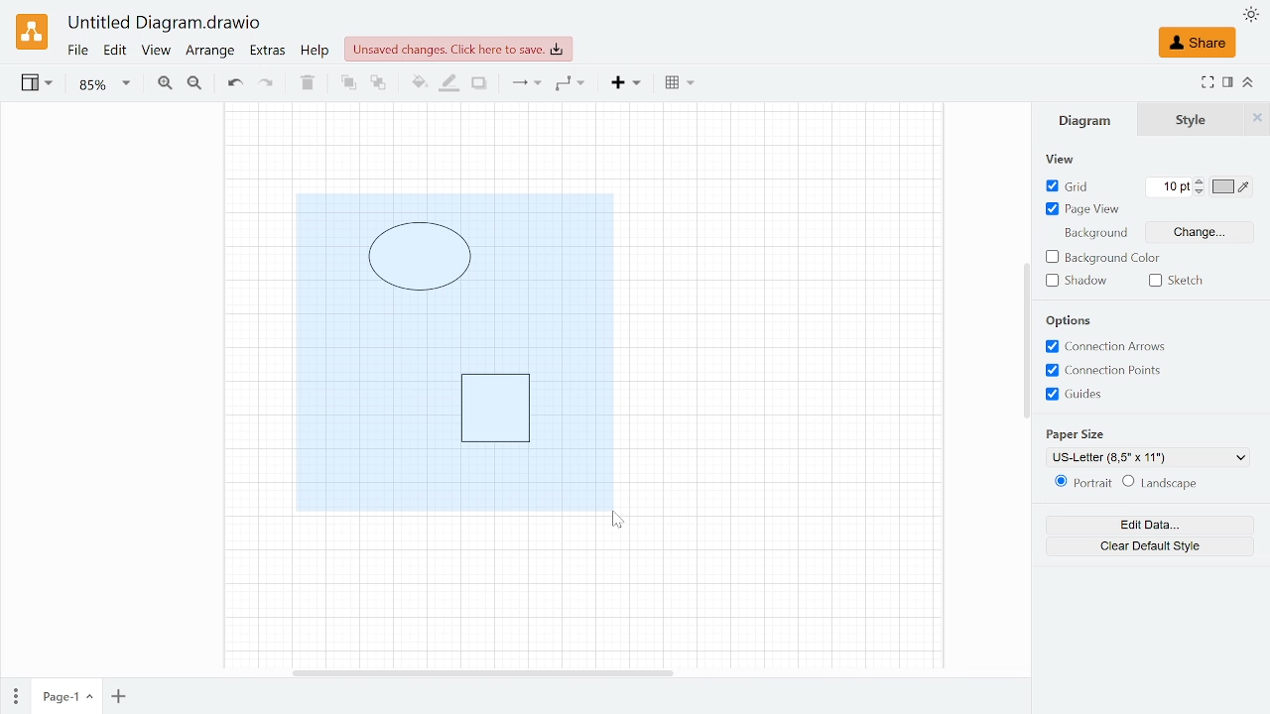 Image resolution: width=1270 pixels, height=714 pixels. Describe the element at coordinates (1070, 320) in the screenshot. I see `Options` at that location.